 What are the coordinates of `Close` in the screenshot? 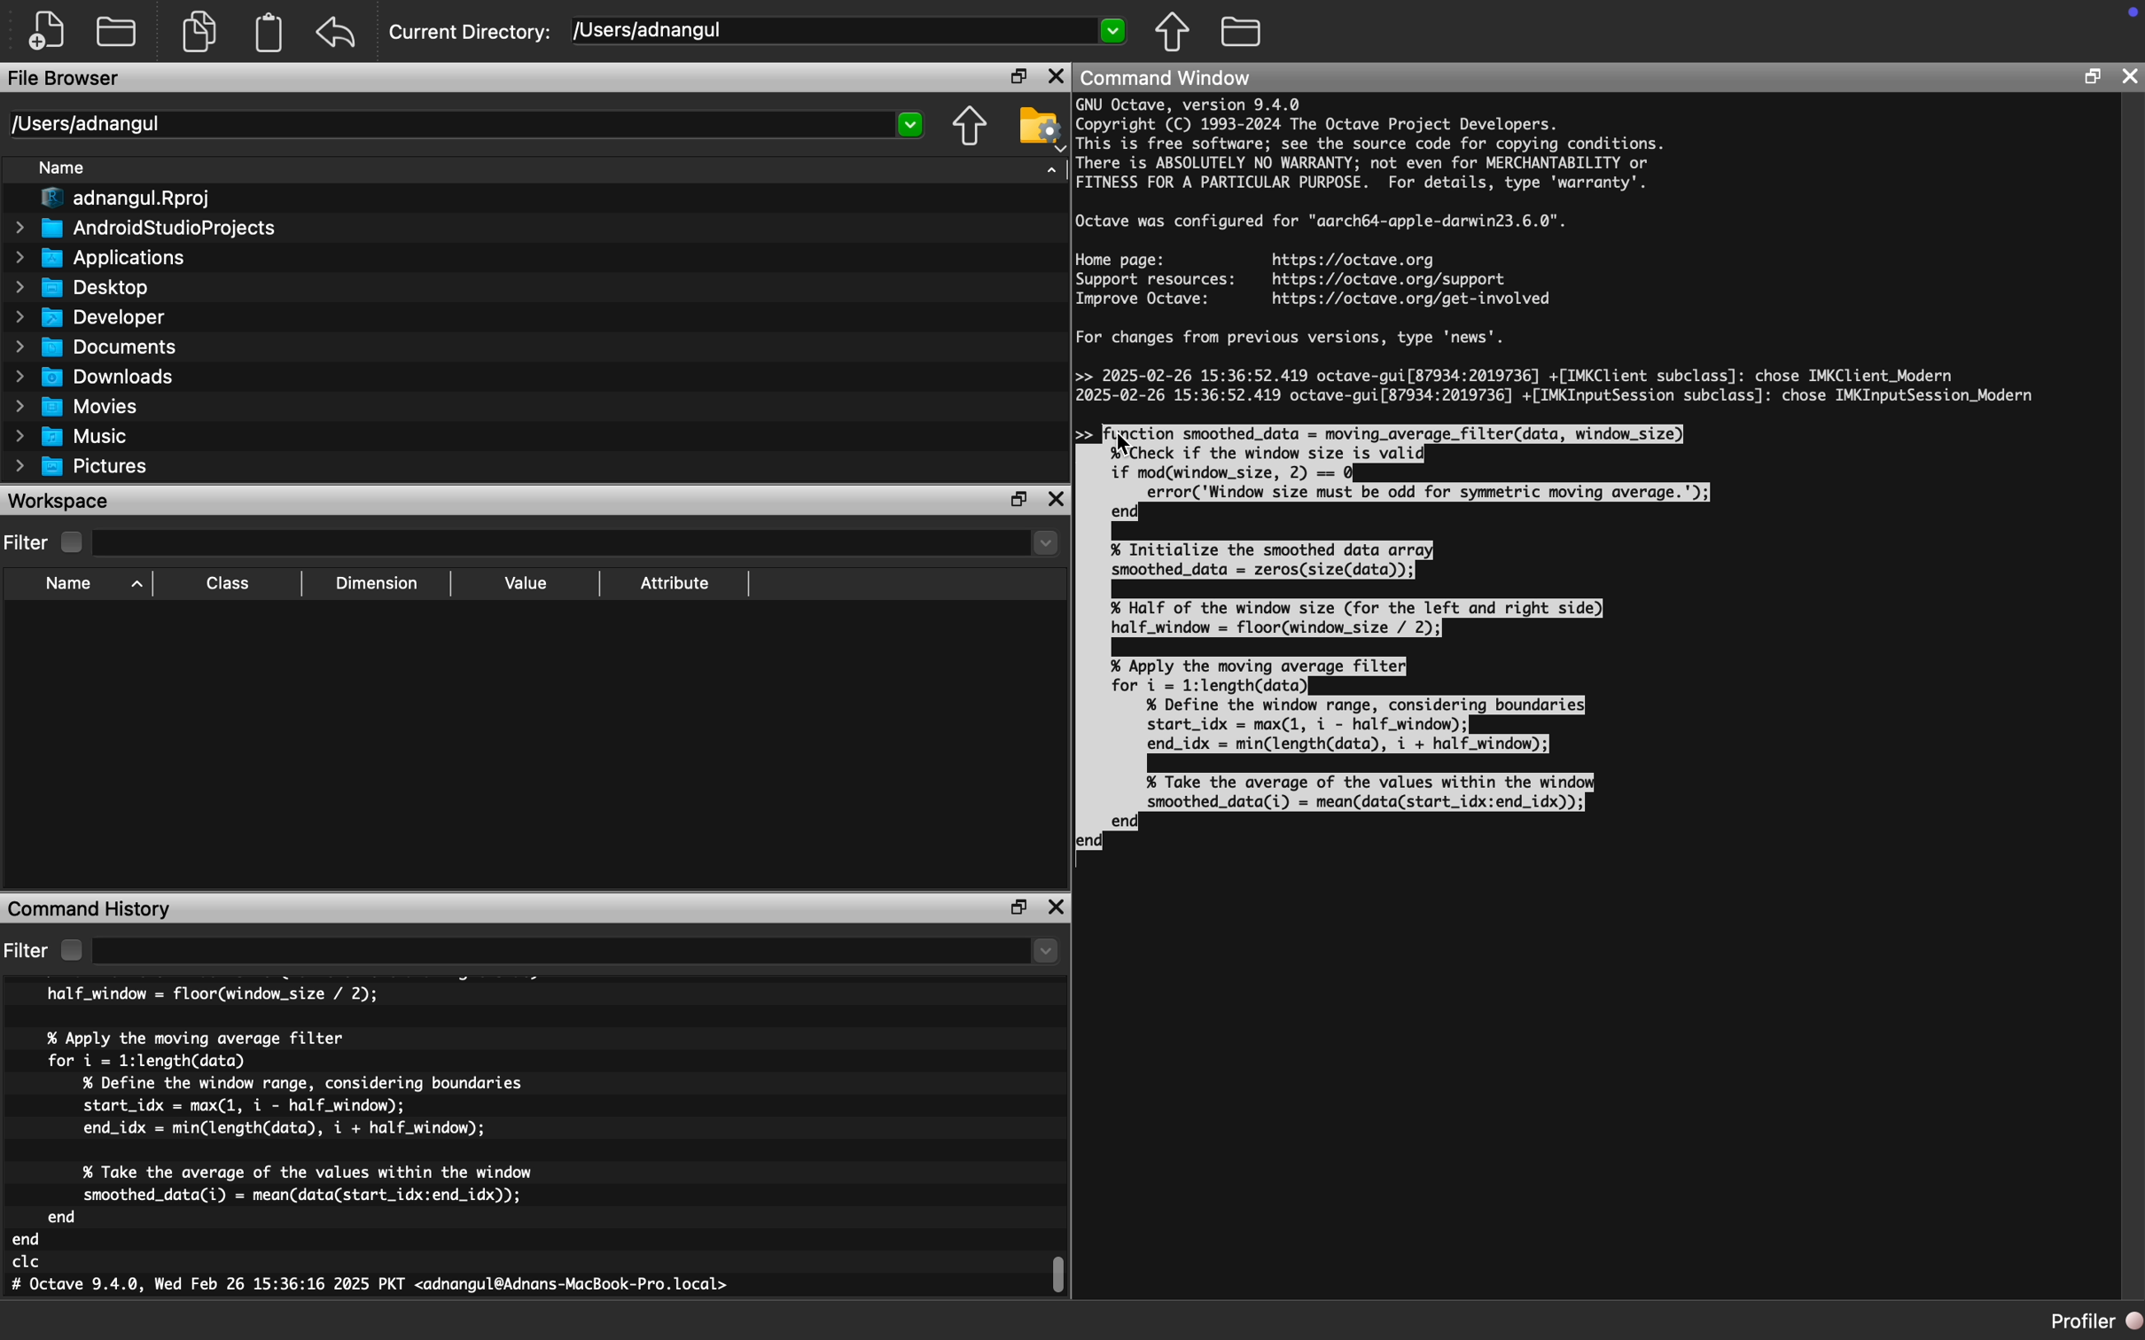 It's located at (1057, 498).